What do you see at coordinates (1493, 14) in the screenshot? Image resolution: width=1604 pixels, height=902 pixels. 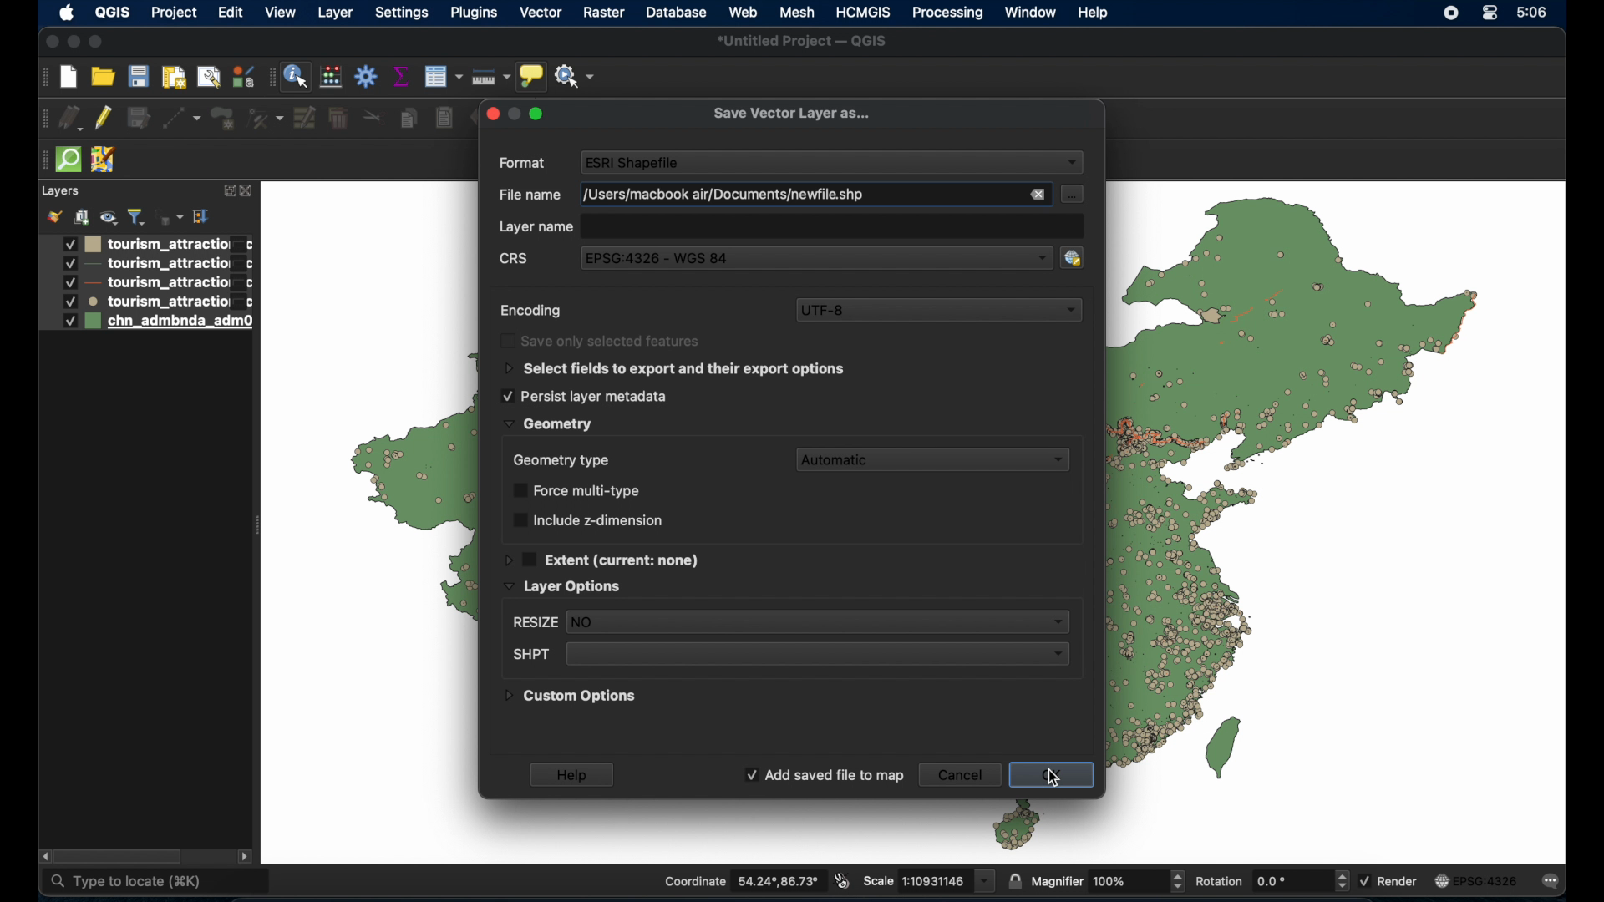 I see `control center` at bounding box center [1493, 14].